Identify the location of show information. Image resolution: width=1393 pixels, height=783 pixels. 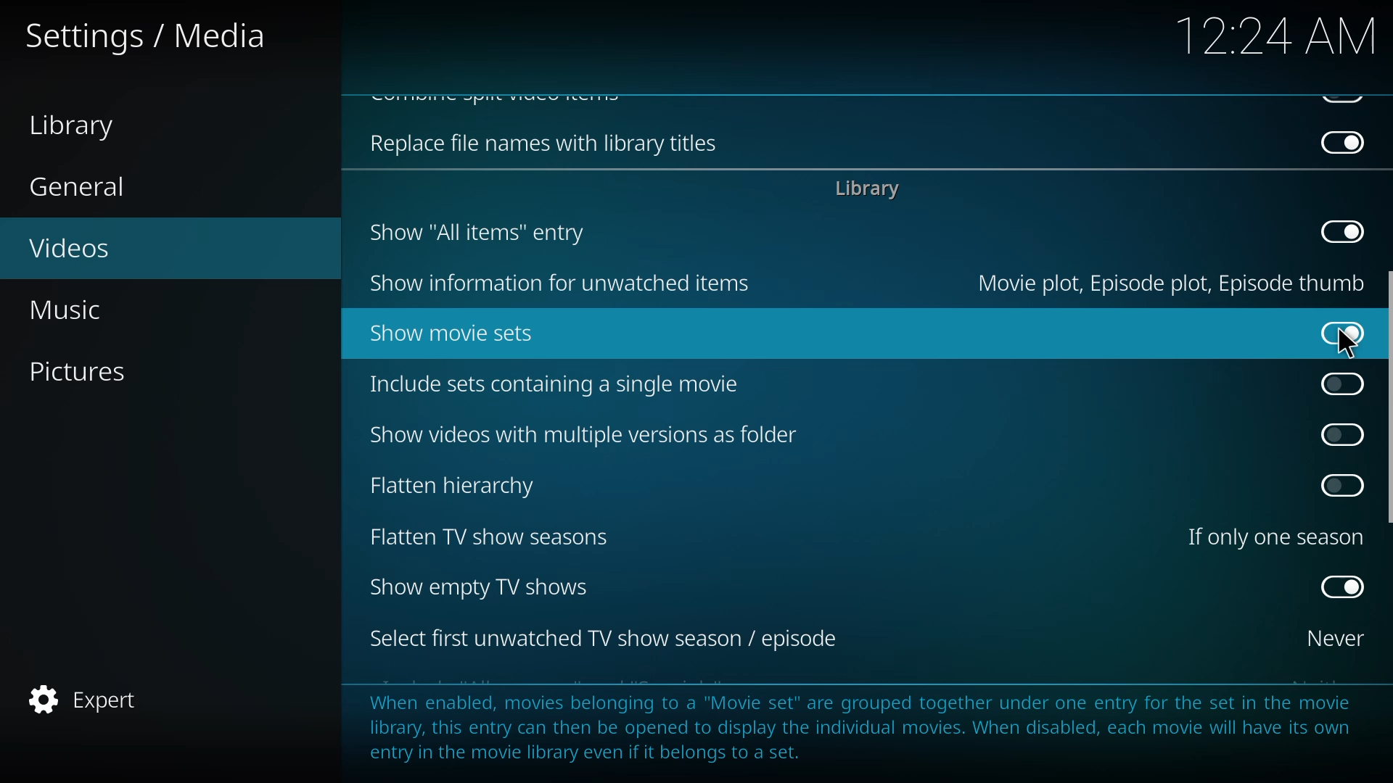
(554, 285).